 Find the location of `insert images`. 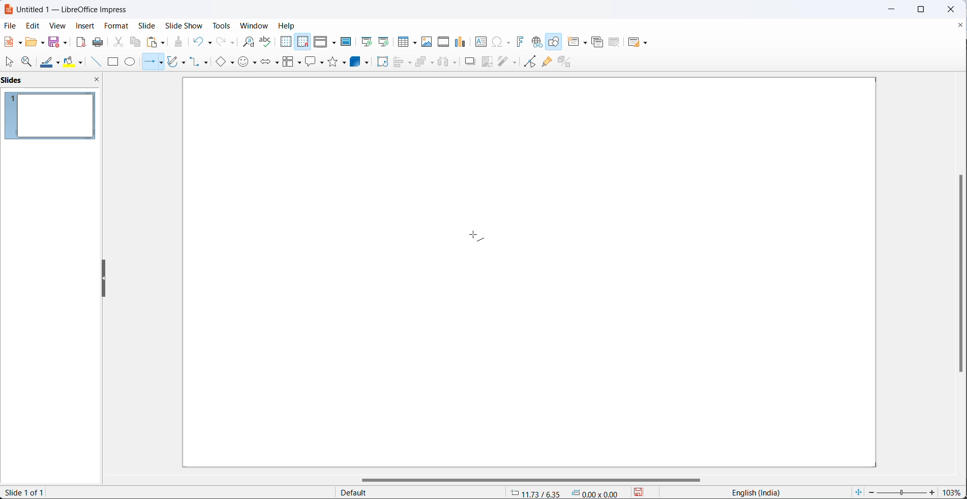

insert images is located at coordinates (428, 42).